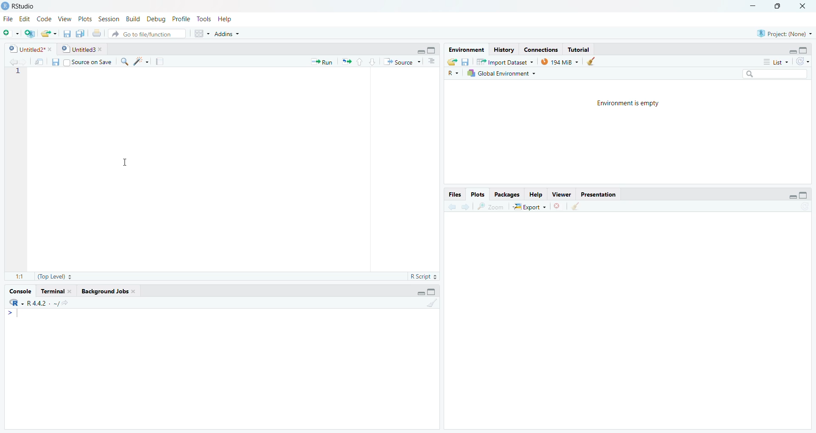 This screenshot has height=433, width=816. I want to click on Maximize, so click(433, 291).